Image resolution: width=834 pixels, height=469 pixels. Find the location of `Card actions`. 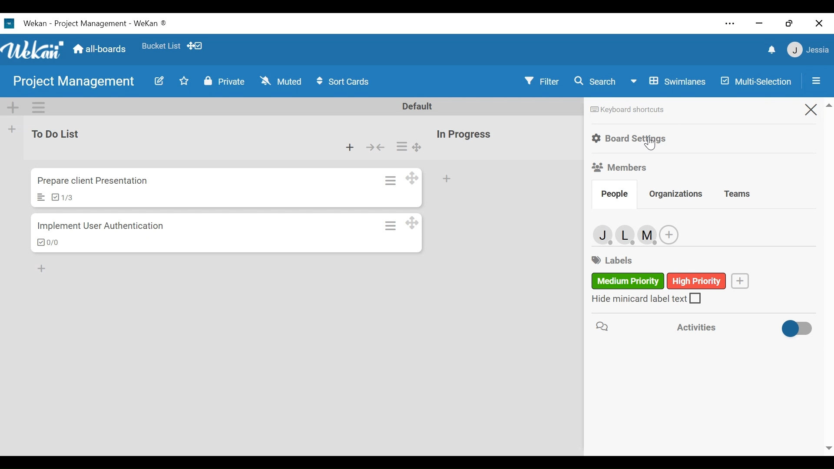

Card actions is located at coordinates (391, 226).